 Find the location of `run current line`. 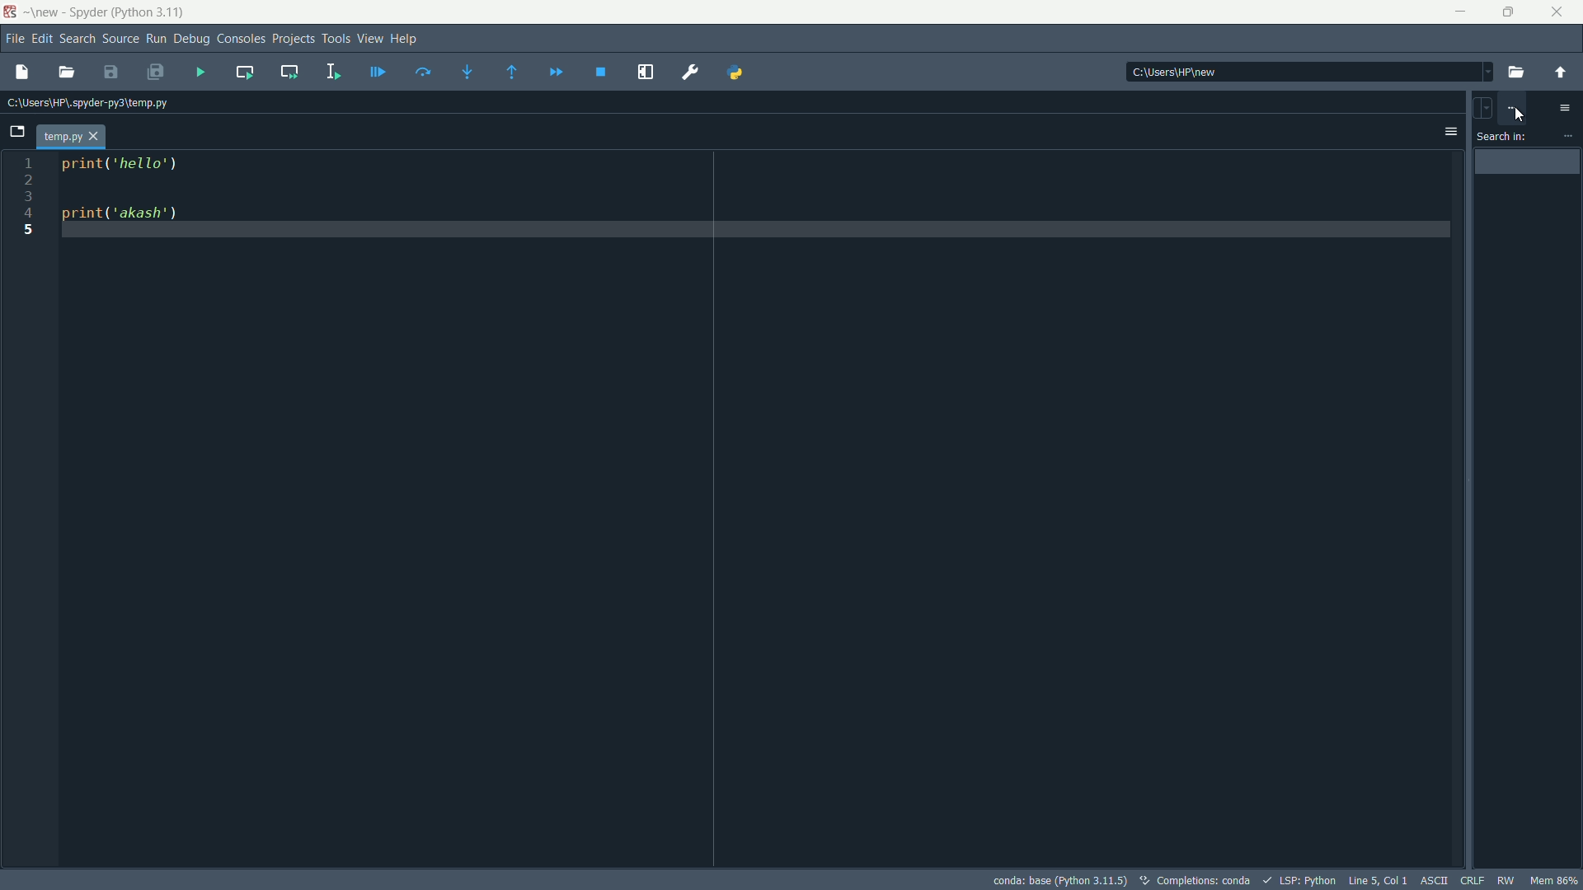

run current line is located at coordinates (424, 72).